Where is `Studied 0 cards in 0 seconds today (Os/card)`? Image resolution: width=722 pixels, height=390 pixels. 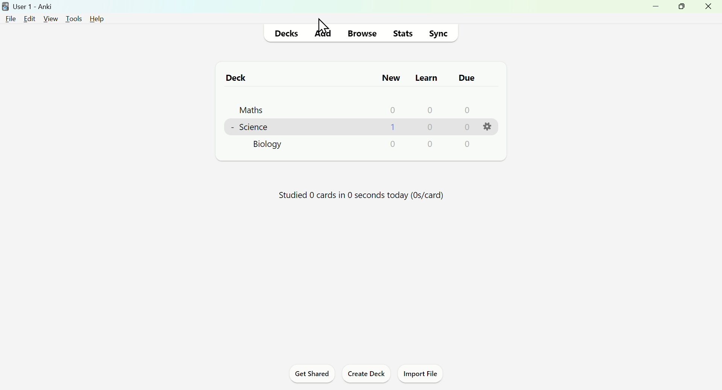
Studied 0 cards in 0 seconds today (Os/card) is located at coordinates (361, 195).